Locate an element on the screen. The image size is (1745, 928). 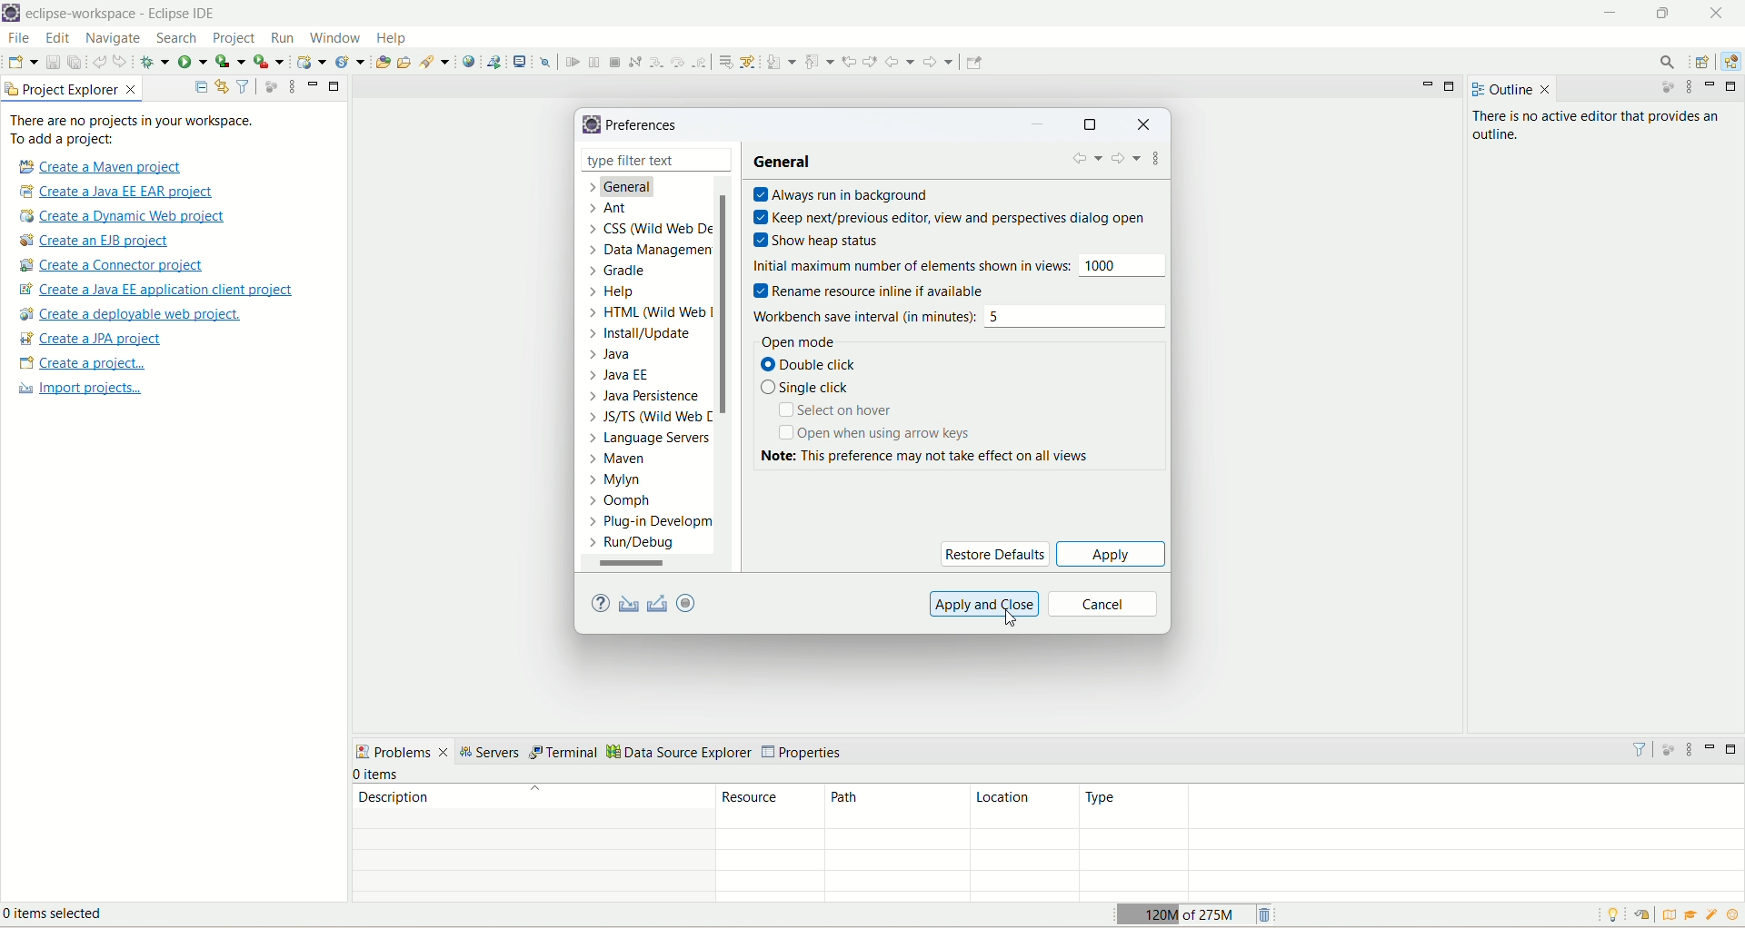
minimize is located at coordinates (313, 84).